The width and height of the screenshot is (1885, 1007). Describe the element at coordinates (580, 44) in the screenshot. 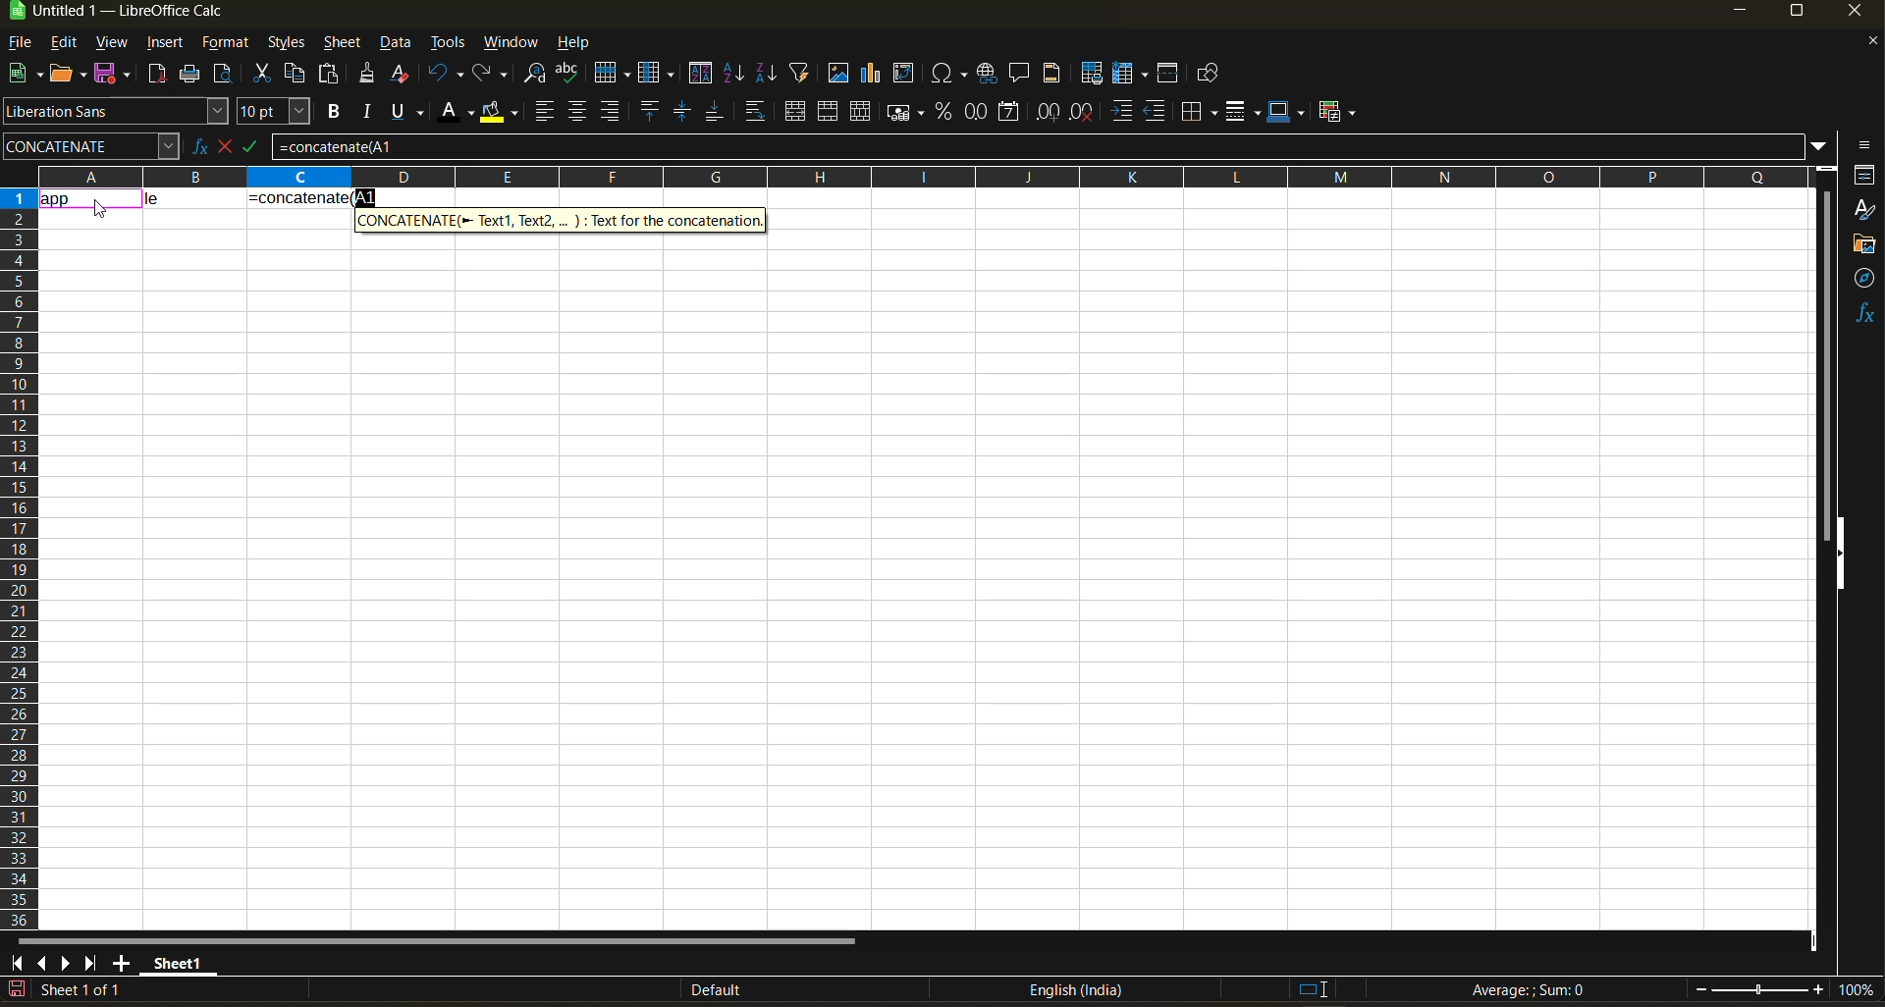

I see `help` at that location.